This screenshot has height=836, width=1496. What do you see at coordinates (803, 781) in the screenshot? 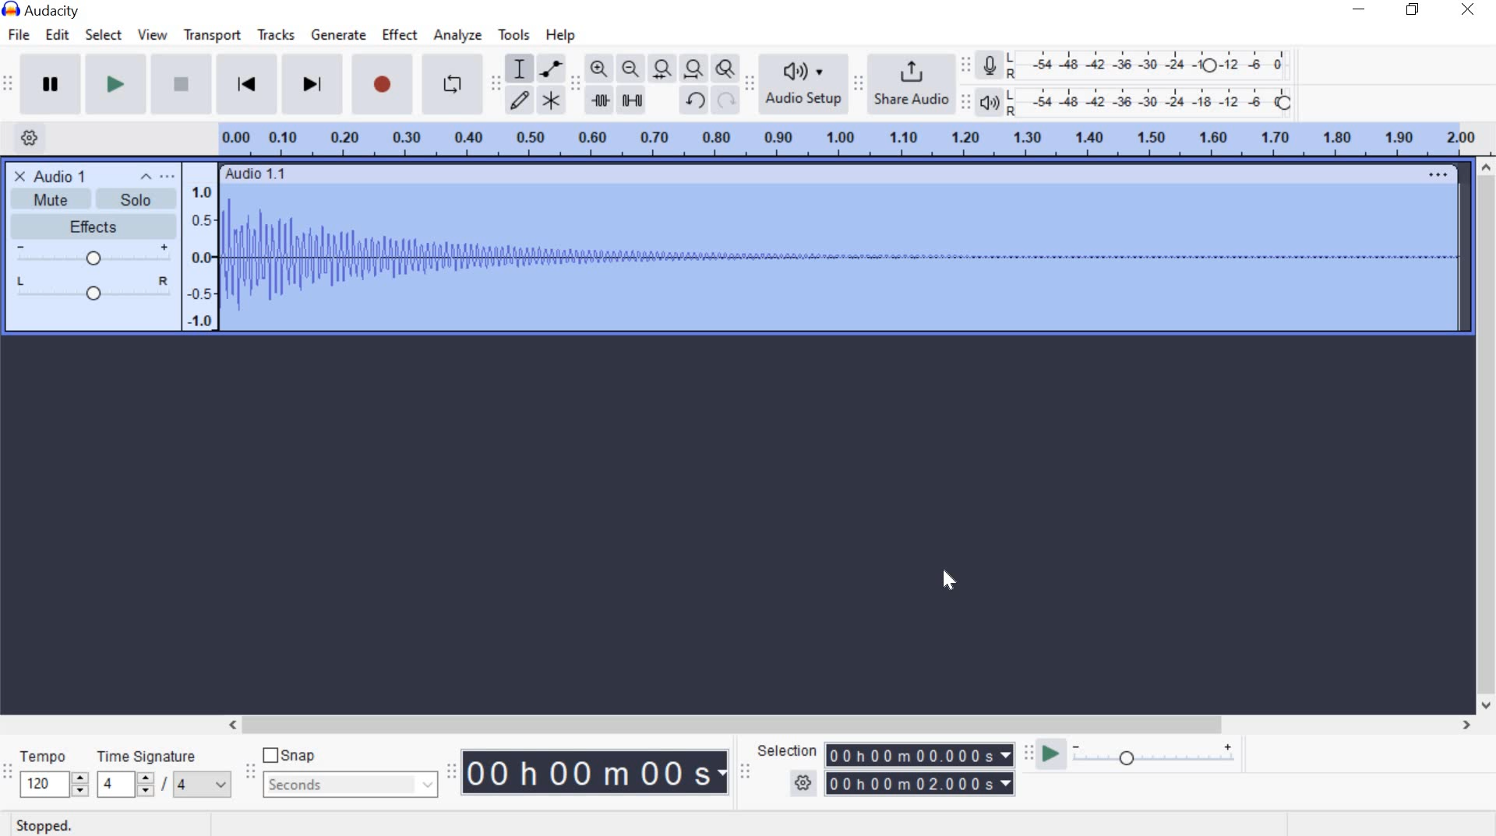
I see `selection option` at bounding box center [803, 781].